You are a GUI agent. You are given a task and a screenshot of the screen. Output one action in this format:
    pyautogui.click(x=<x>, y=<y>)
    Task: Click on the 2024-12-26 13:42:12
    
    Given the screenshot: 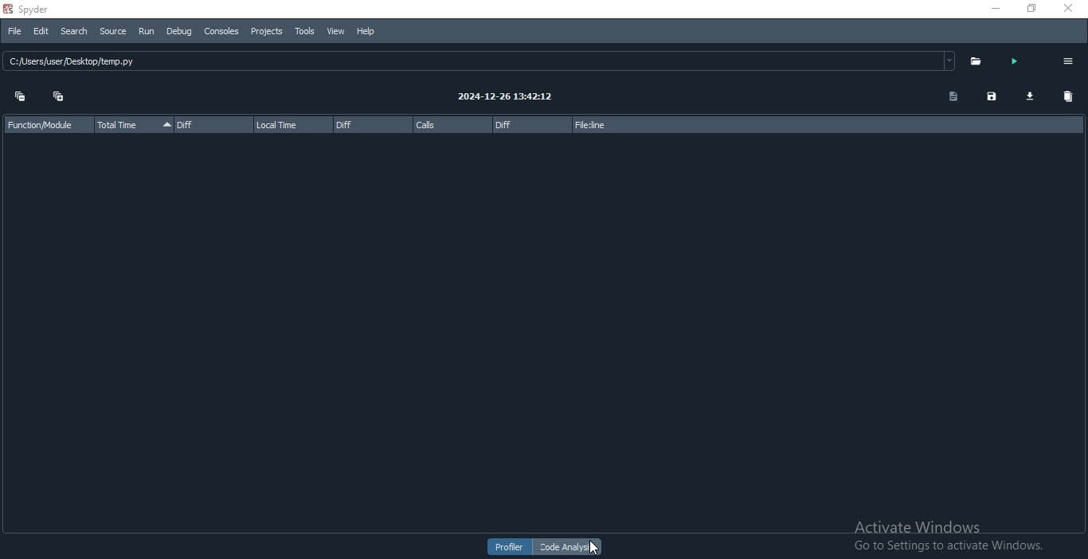 What is the action you would take?
    pyautogui.click(x=516, y=95)
    